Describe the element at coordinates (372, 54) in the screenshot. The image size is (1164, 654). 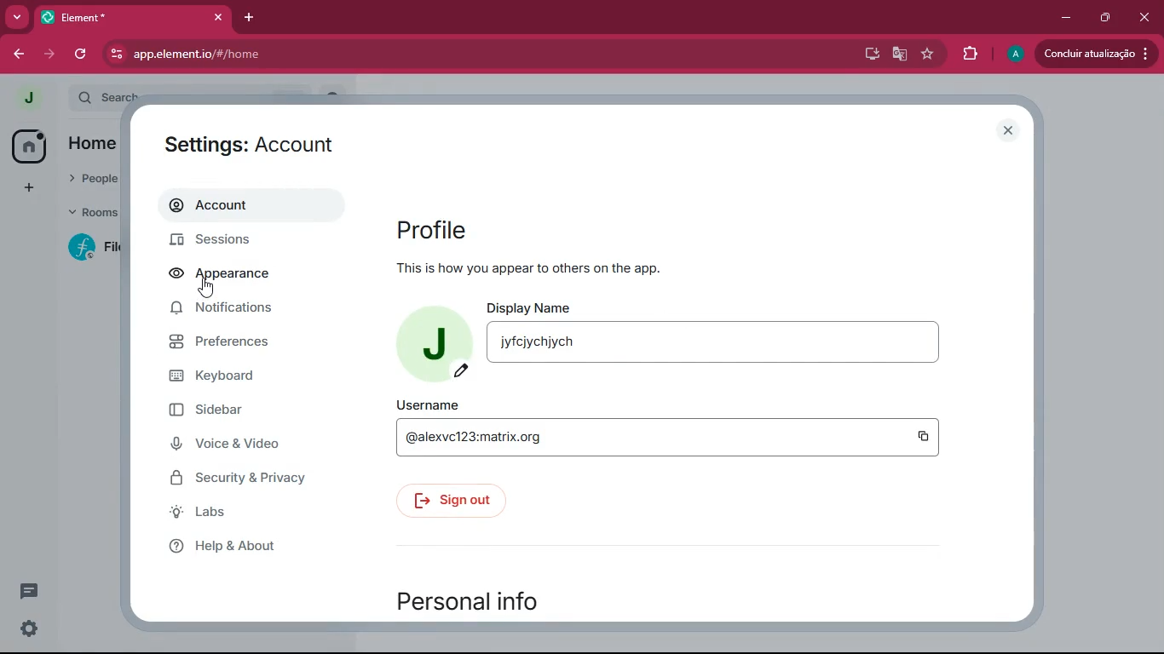
I see `app.elementio/#/home` at that location.